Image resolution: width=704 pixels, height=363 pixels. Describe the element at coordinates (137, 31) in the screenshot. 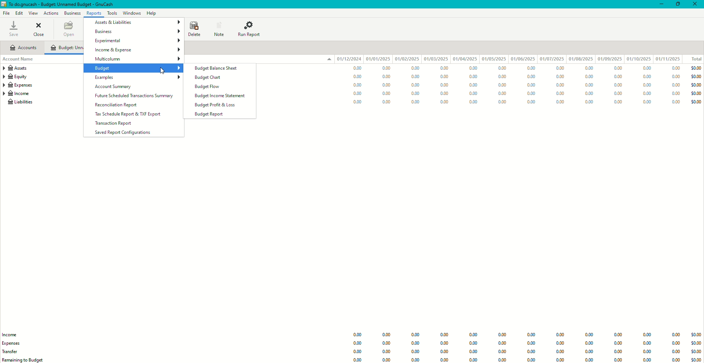

I see `Business` at that location.